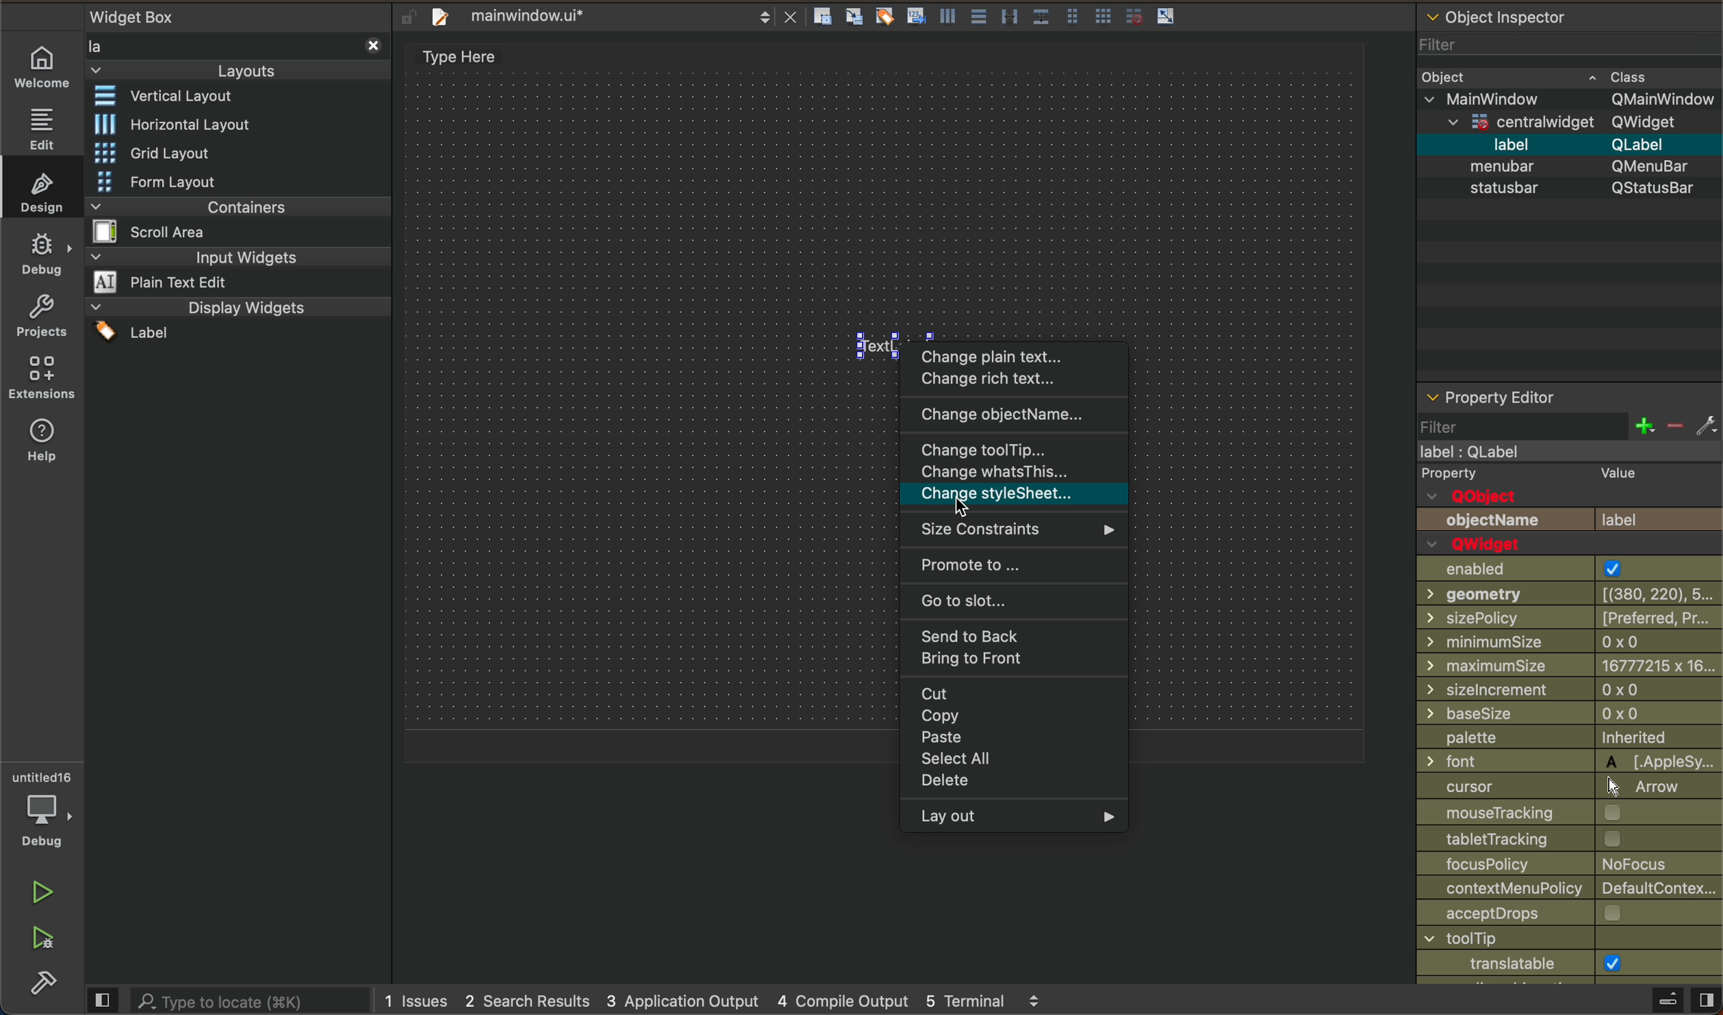  Describe the element at coordinates (39, 442) in the screenshot. I see `help` at that location.